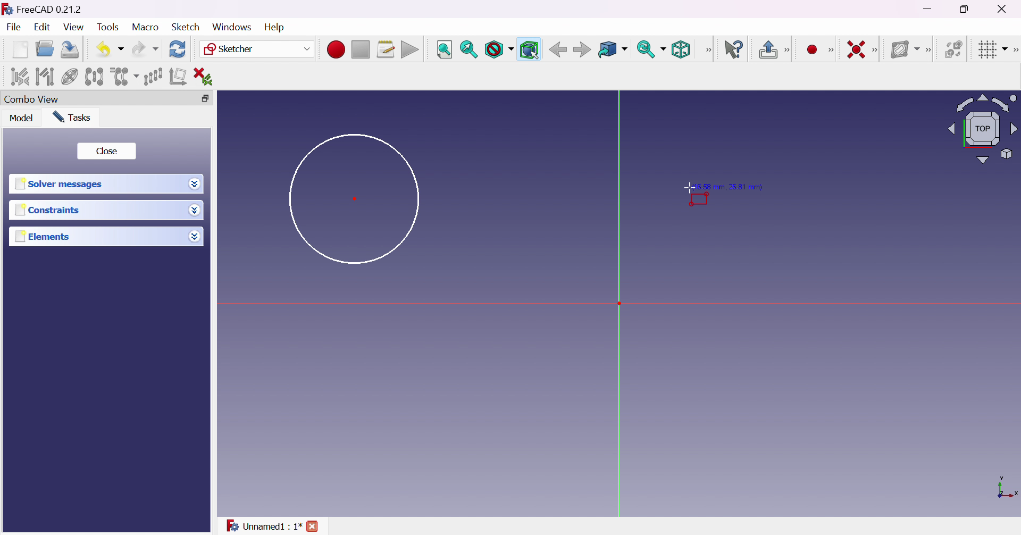 The width and height of the screenshot is (1021, 535). Describe the element at coordinates (18, 77) in the screenshot. I see `Select associated constraints` at that location.